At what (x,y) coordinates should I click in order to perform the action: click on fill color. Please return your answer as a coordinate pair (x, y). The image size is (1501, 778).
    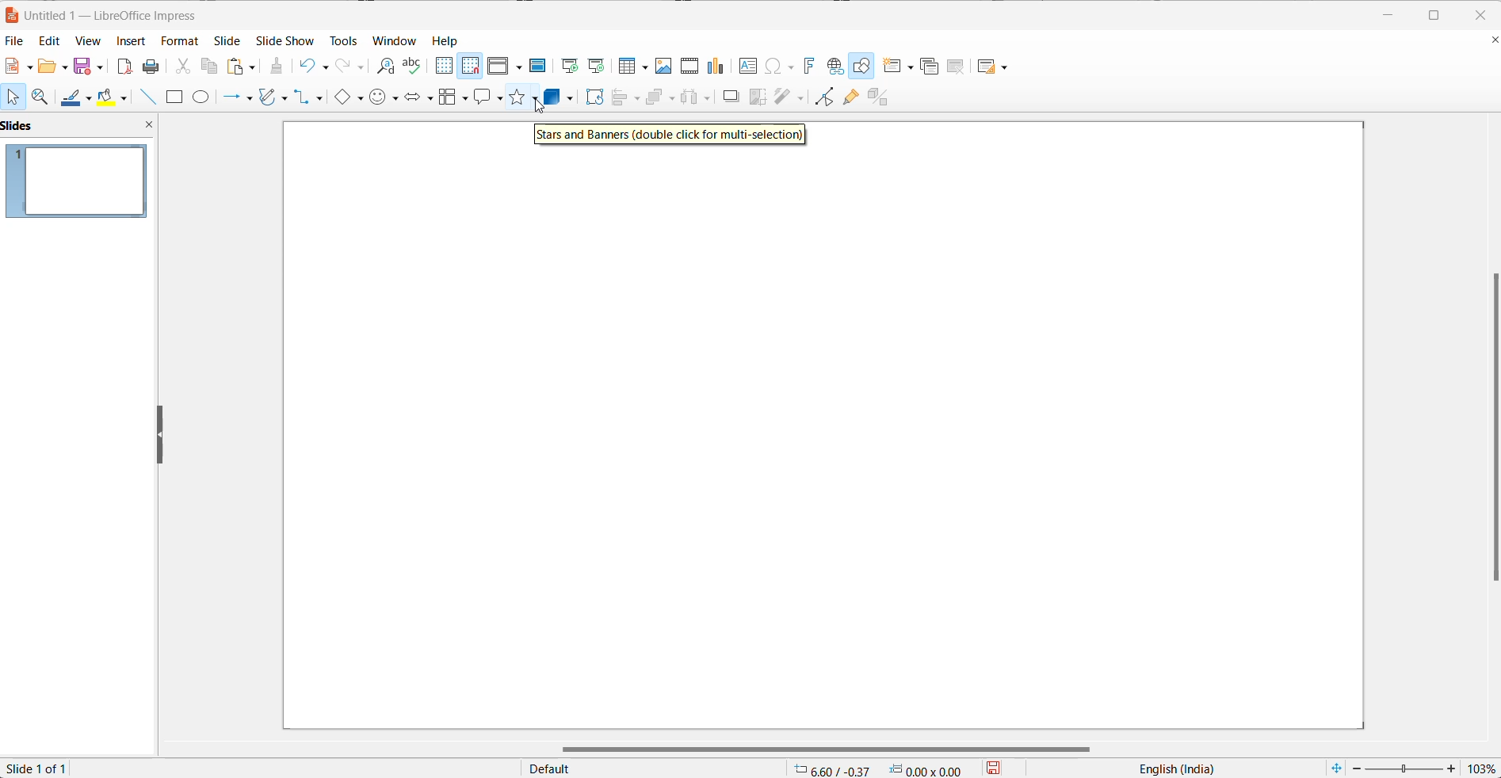
    Looking at the image, I should click on (116, 97).